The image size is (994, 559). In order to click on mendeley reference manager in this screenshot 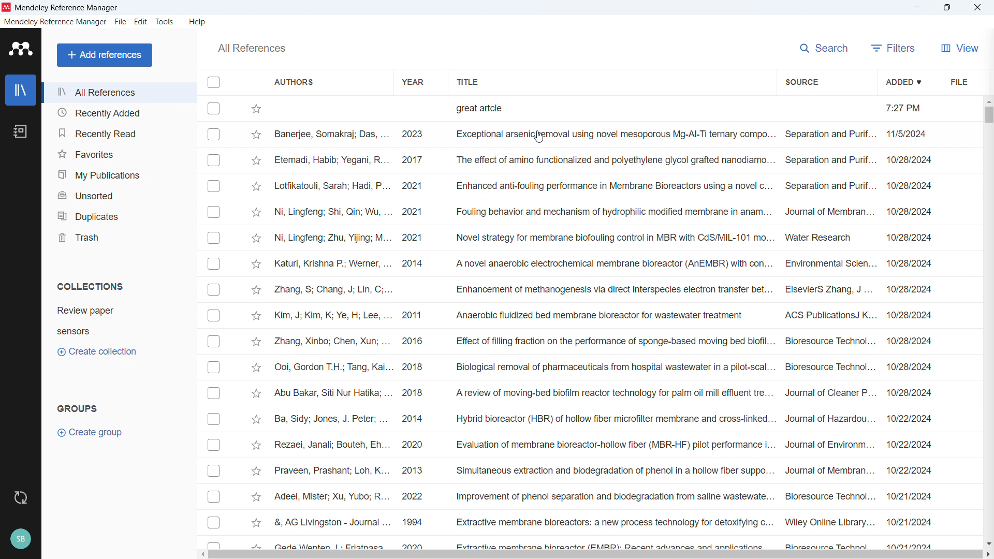, I will do `click(55, 22)`.